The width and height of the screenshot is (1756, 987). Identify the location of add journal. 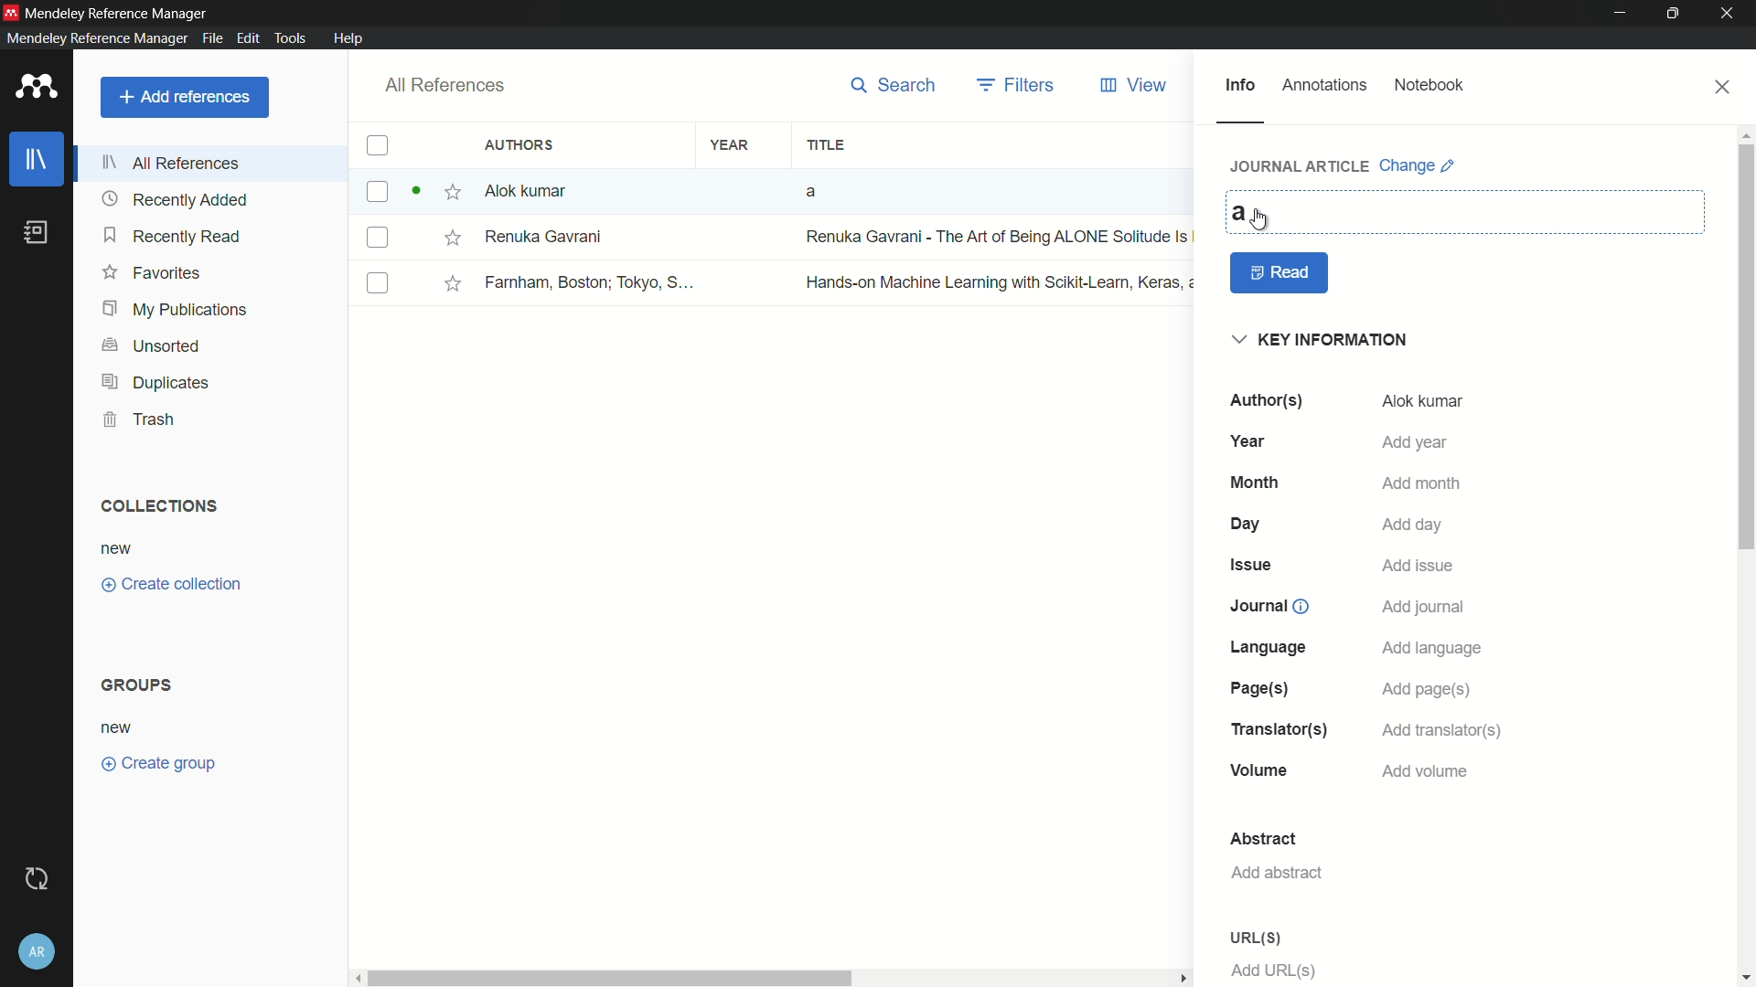
(1425, 608).